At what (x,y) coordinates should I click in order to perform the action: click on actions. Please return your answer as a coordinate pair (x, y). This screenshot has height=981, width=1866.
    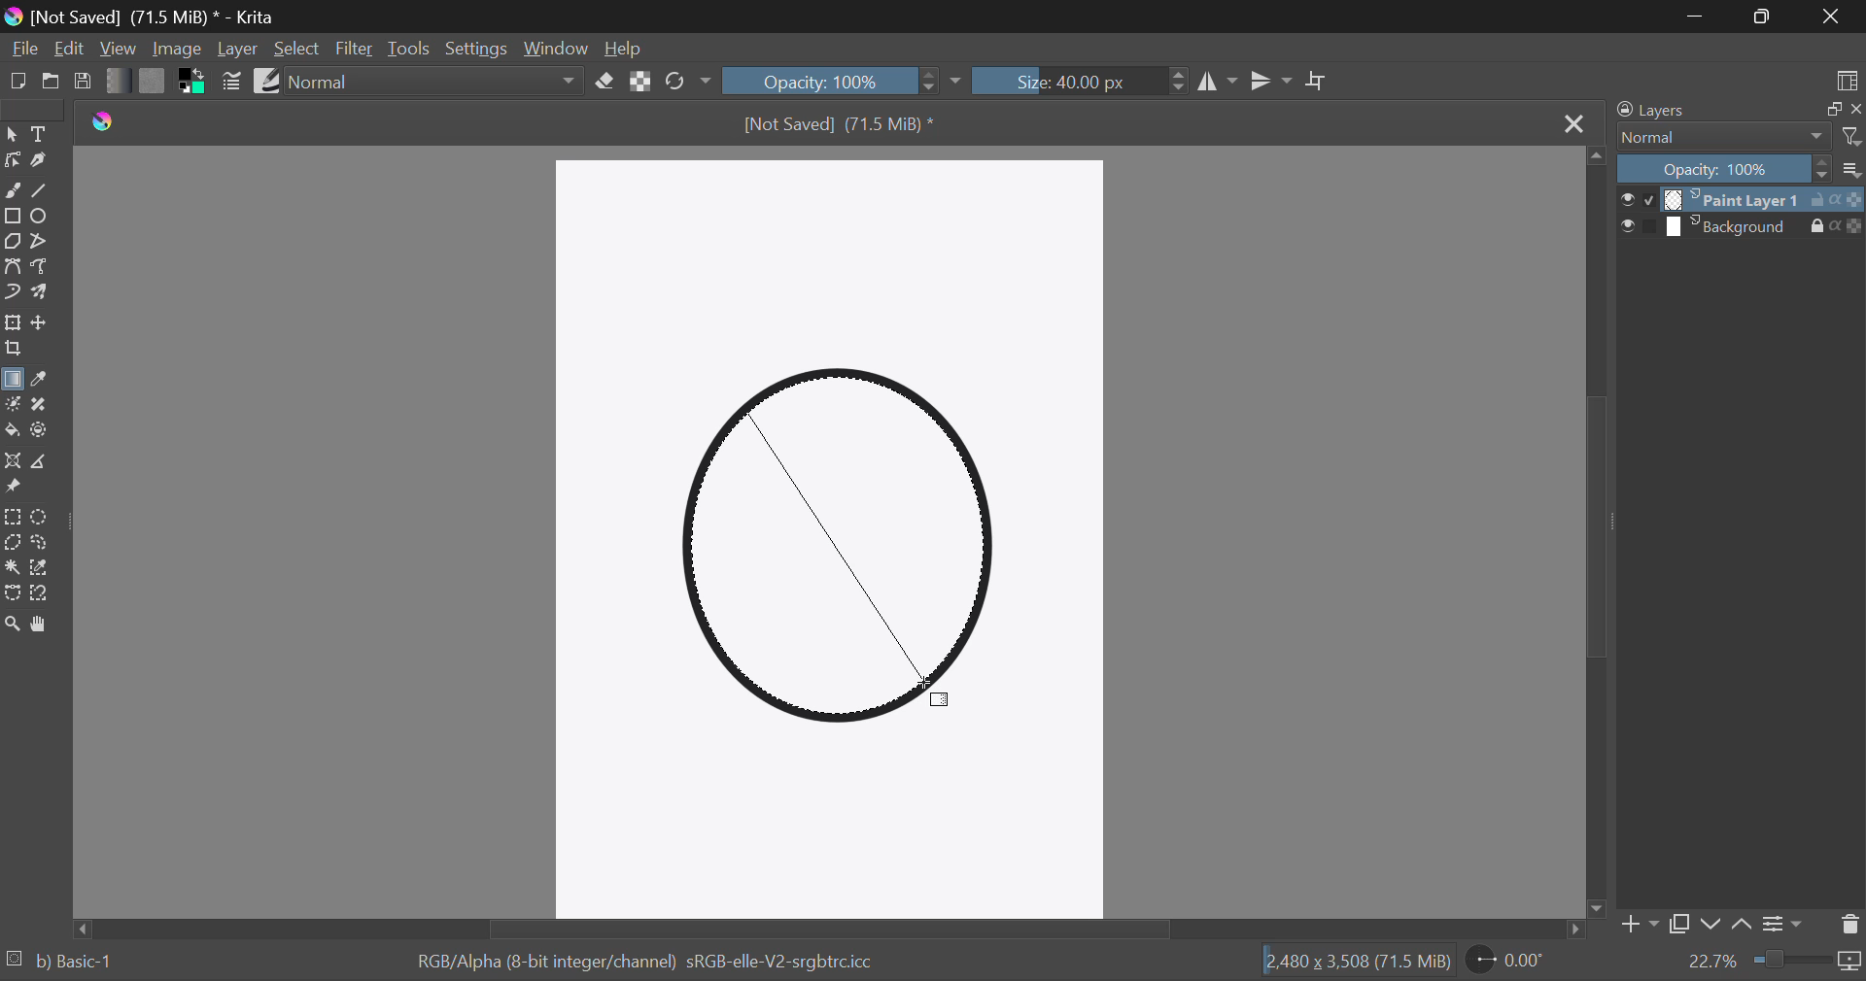
    Looking at the image, I should click on (1836, 200).